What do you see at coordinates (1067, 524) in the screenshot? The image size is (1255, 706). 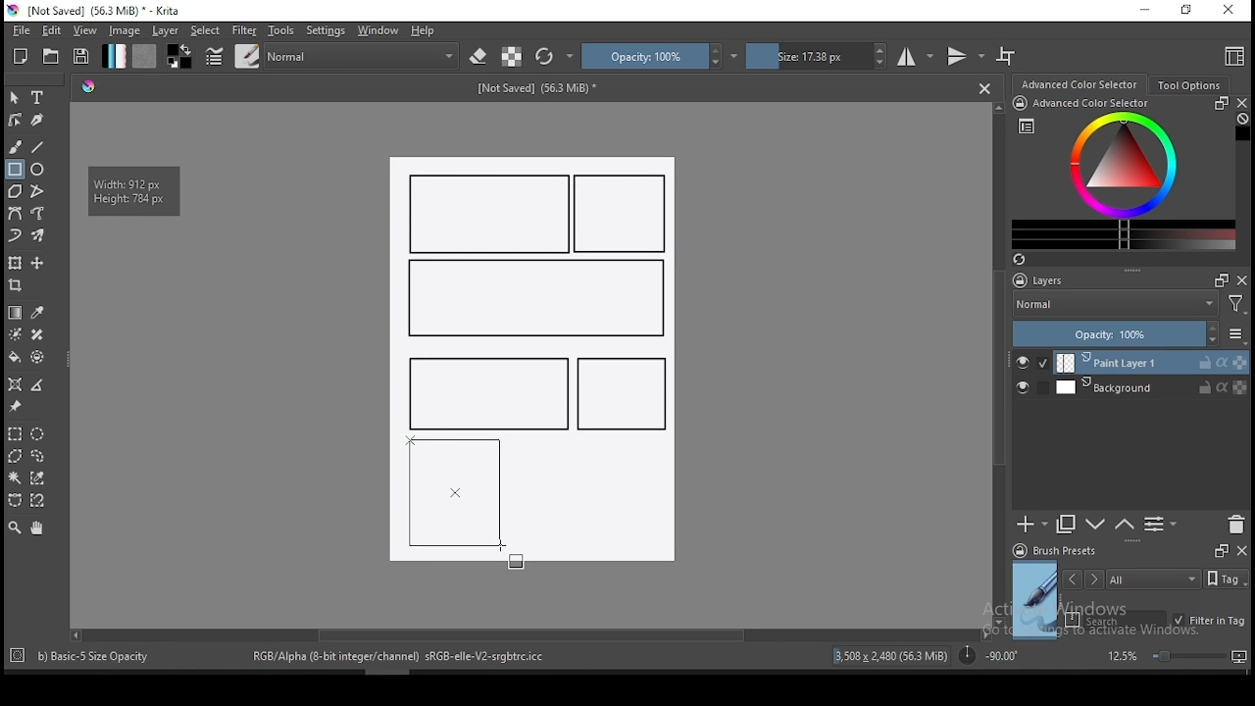 I see `duplicate layer` at bounding box center [1067, 524].